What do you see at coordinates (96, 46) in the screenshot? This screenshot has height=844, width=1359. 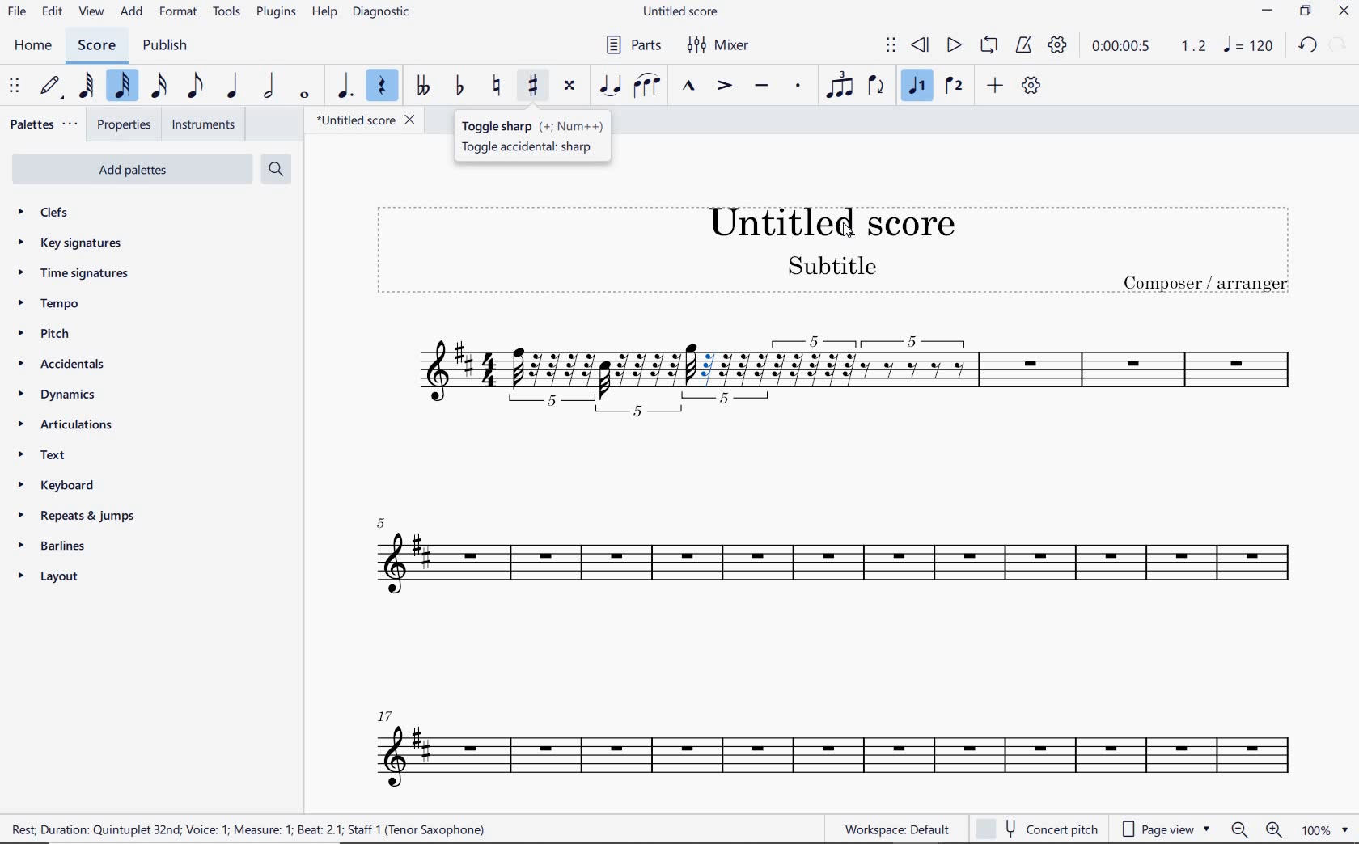 I see `SCORE` at bounding box center [96, 46].